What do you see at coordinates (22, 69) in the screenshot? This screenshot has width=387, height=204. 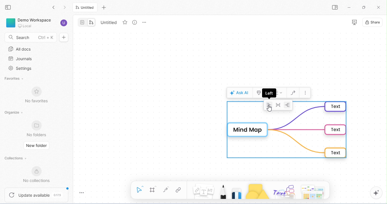 I see `settings` at bounding box center [22, 69].